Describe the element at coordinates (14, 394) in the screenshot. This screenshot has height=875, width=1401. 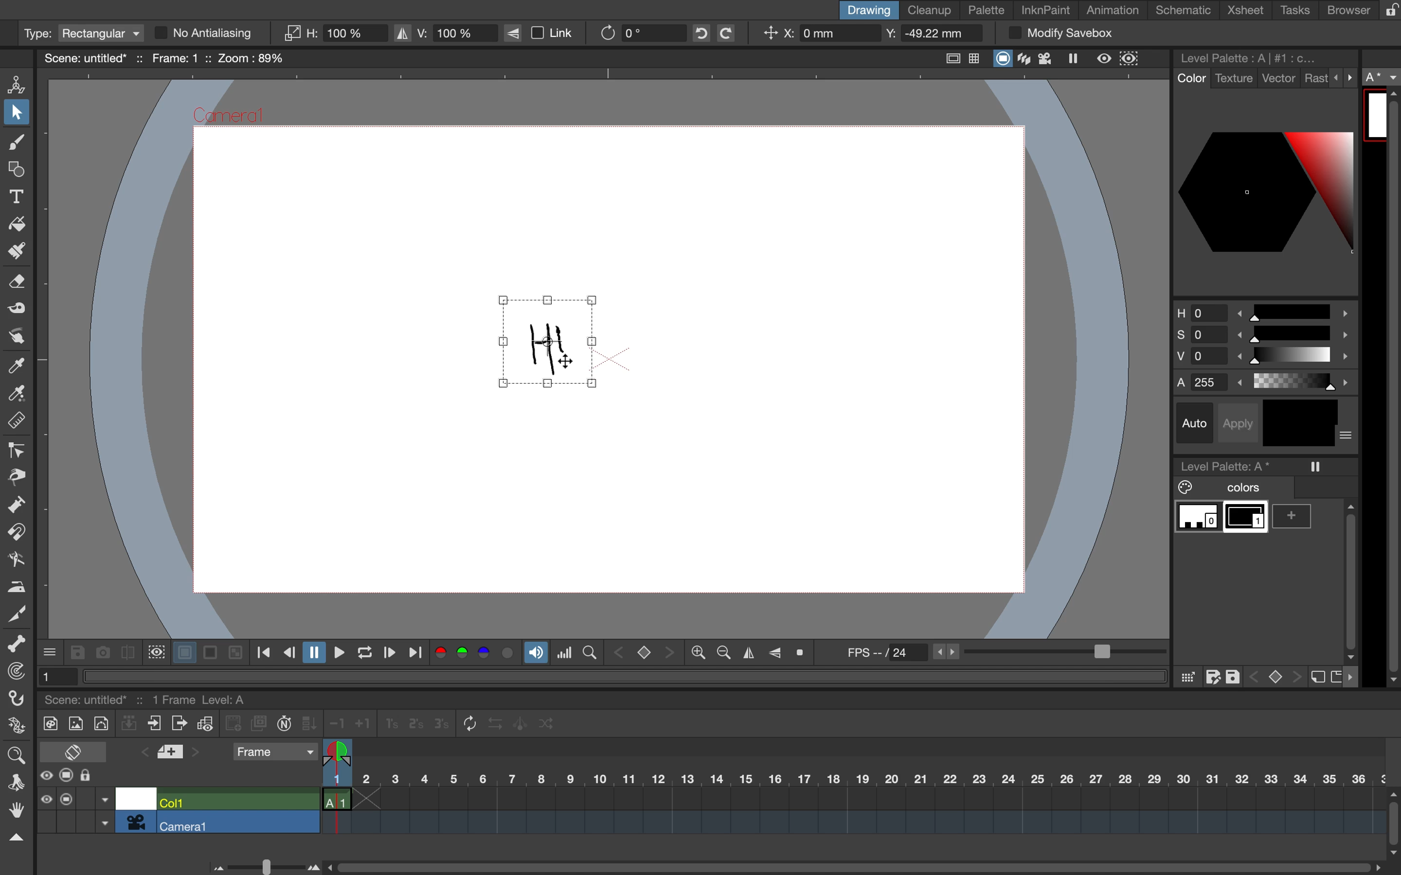
I see `rgb picker tool` at that location.